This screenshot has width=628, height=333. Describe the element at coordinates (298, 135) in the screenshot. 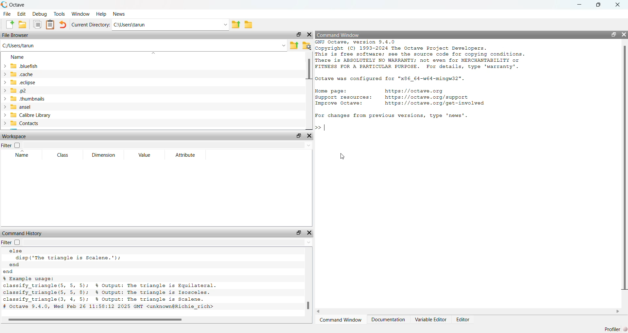

I see `unlock widget` at that location.